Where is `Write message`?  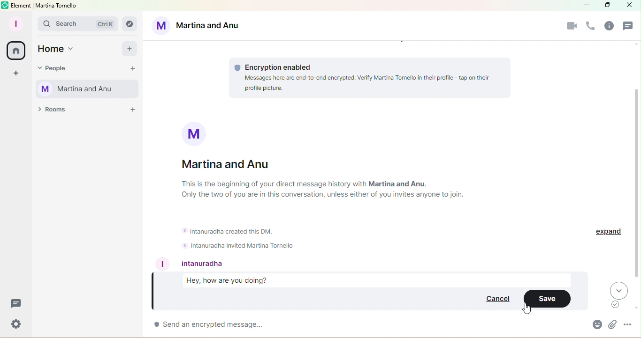
Write message is located at coordinates (361, 325).